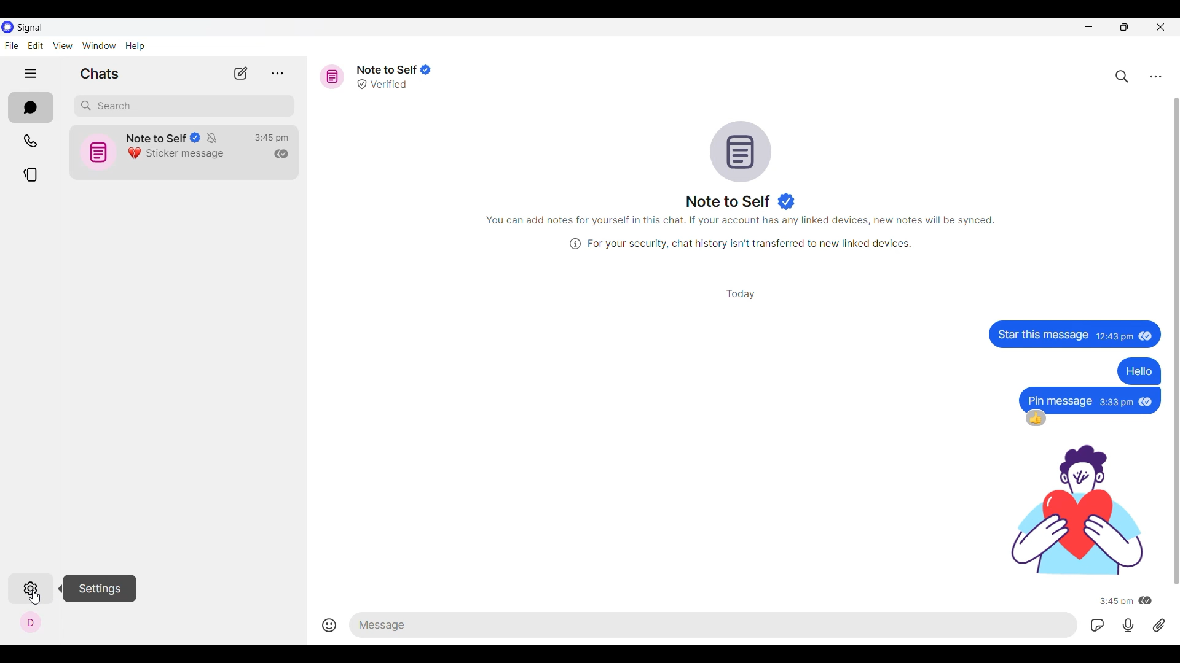 The image size is (1180, 663). What do you see at coordinates (1137, 371) in the screenshot?
I see `text message` at bounding box center [1137, 371].